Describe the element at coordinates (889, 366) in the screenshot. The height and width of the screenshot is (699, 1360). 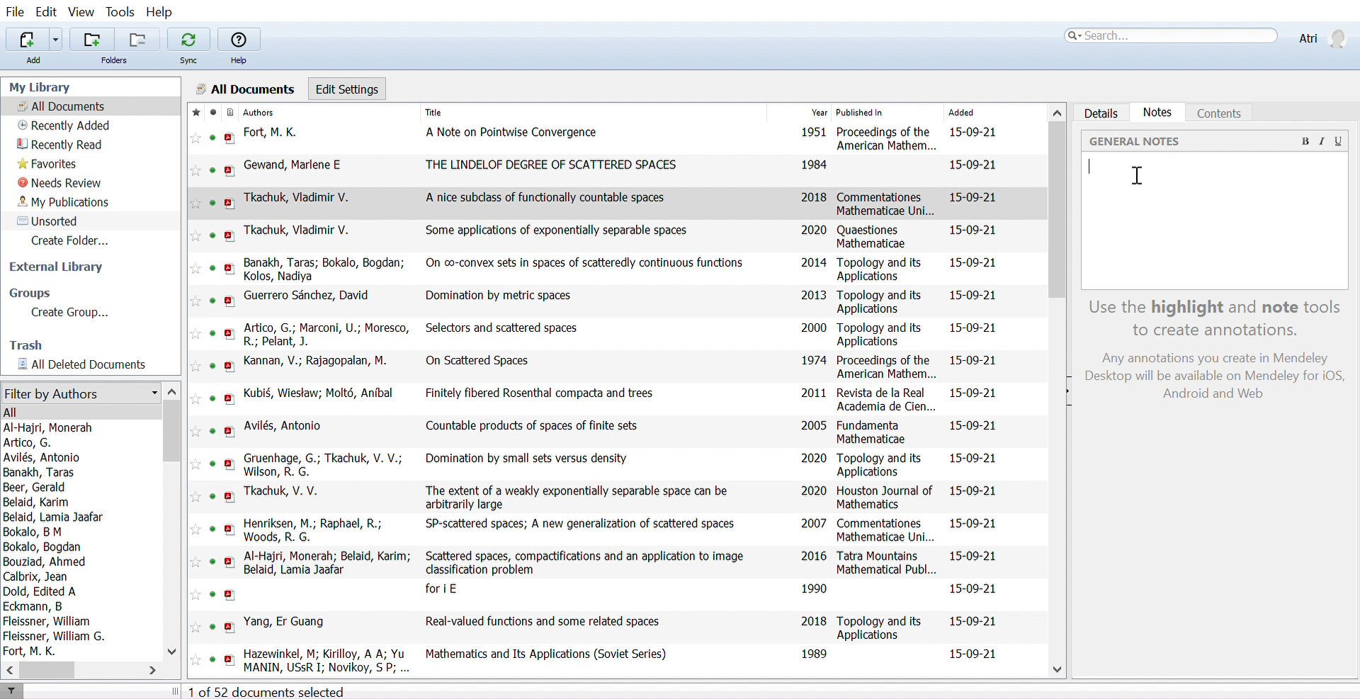
I see `Proceedings of the American Mathem...` at that location.